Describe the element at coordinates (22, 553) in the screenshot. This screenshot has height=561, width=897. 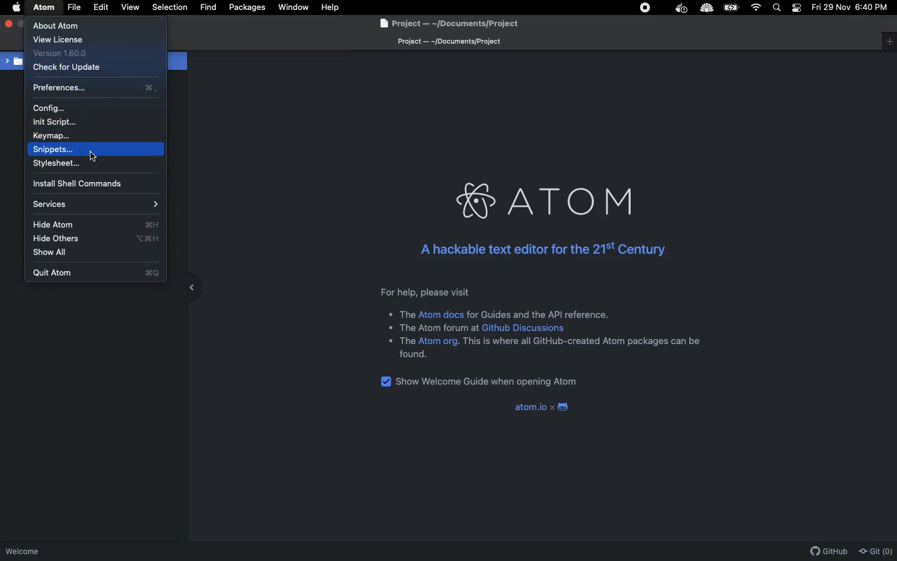
I see `Welome` at that location.